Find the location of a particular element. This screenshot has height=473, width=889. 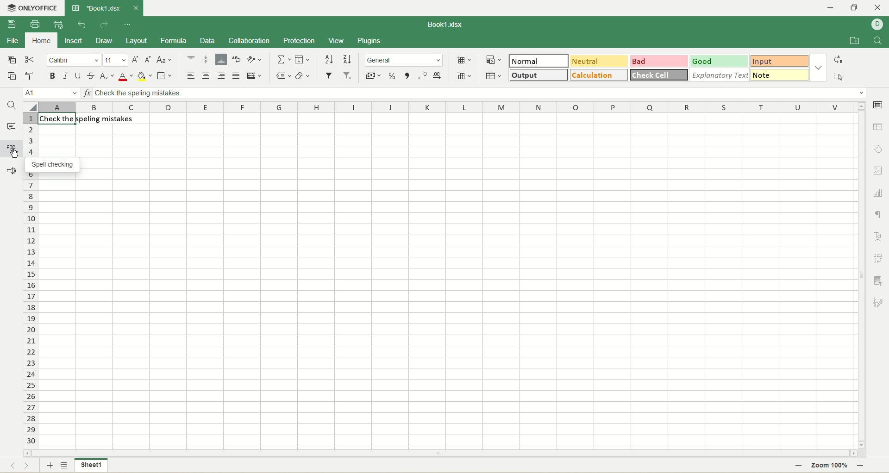

good is located at coordinates (719, 61).